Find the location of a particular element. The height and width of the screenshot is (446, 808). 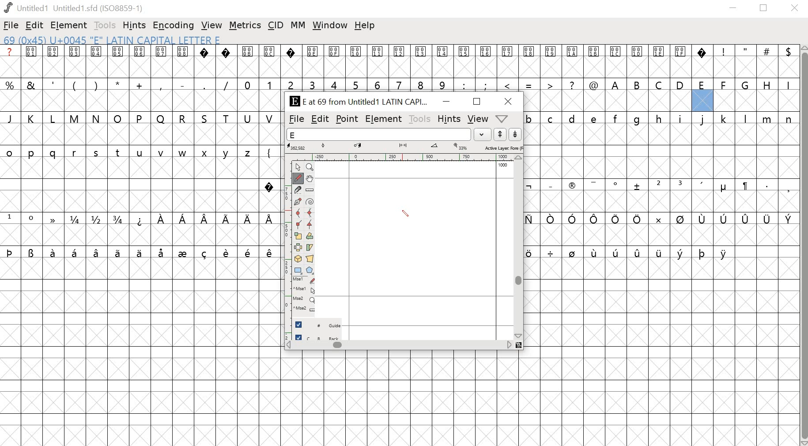

scrollbar is located at coordinates (403, 346).